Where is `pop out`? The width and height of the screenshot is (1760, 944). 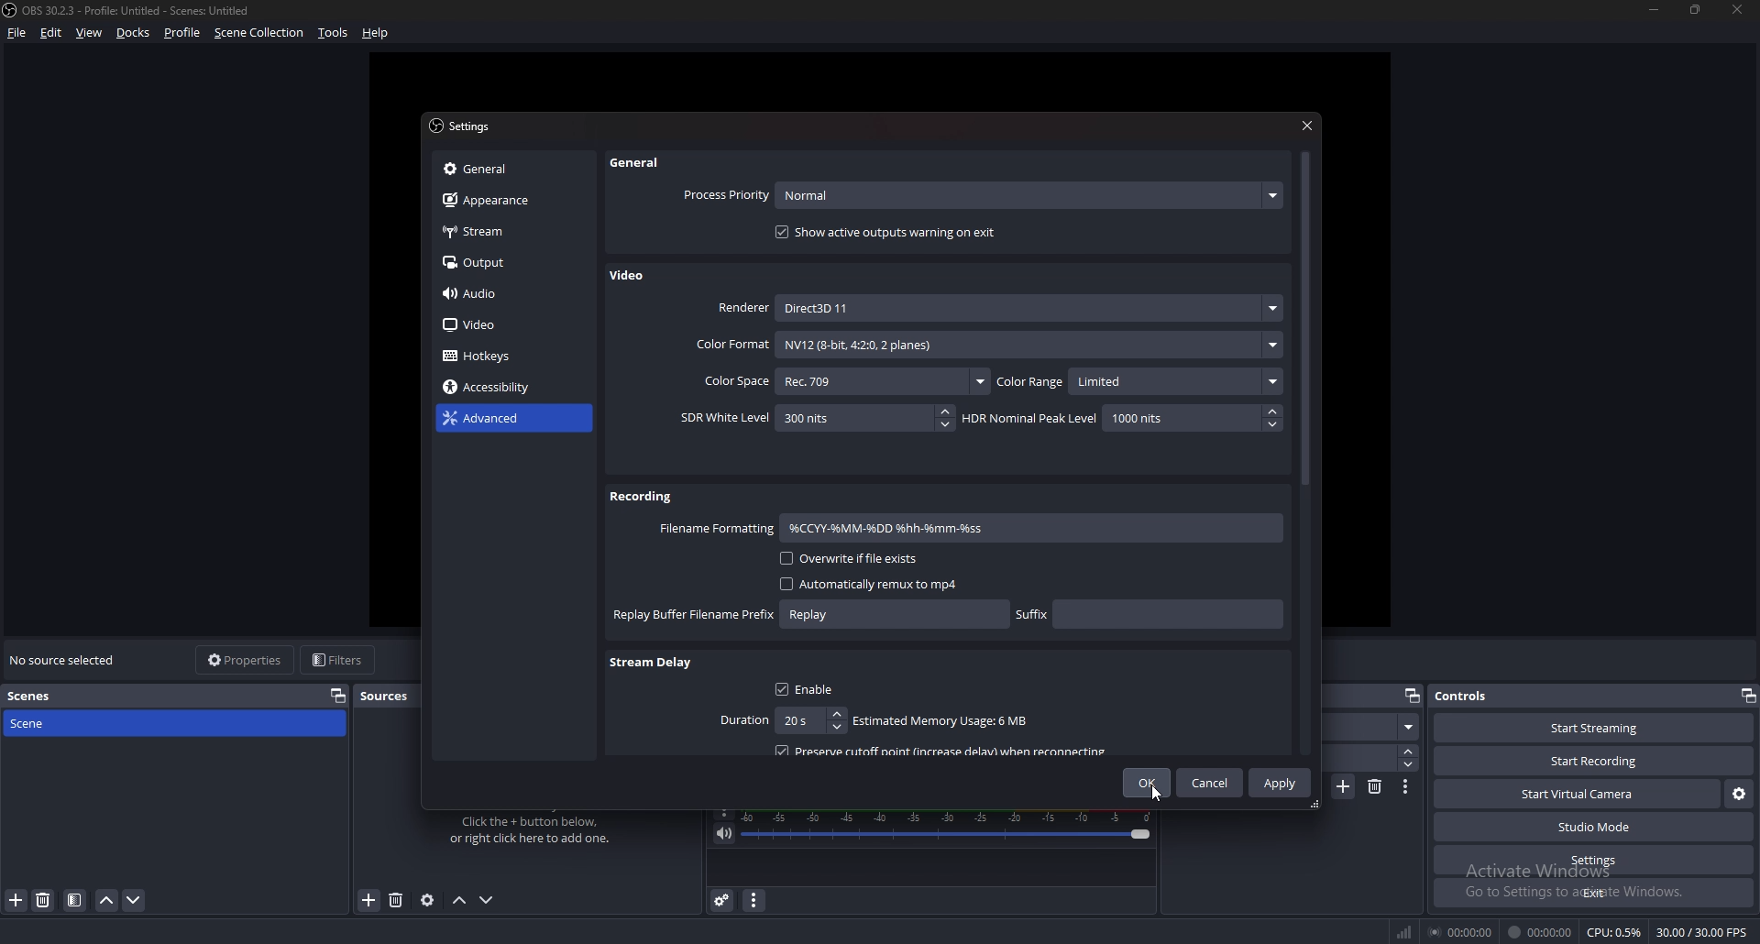
pop out is located at coordinates (338, 695).